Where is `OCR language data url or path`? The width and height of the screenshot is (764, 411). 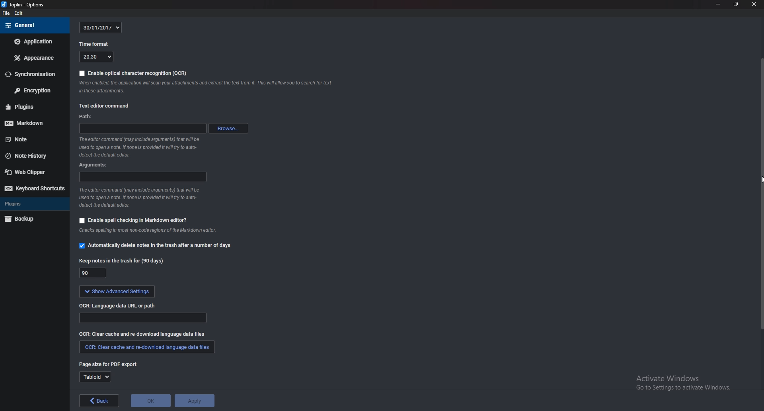
OCR language data url or path is located at coordinates (122, 306).